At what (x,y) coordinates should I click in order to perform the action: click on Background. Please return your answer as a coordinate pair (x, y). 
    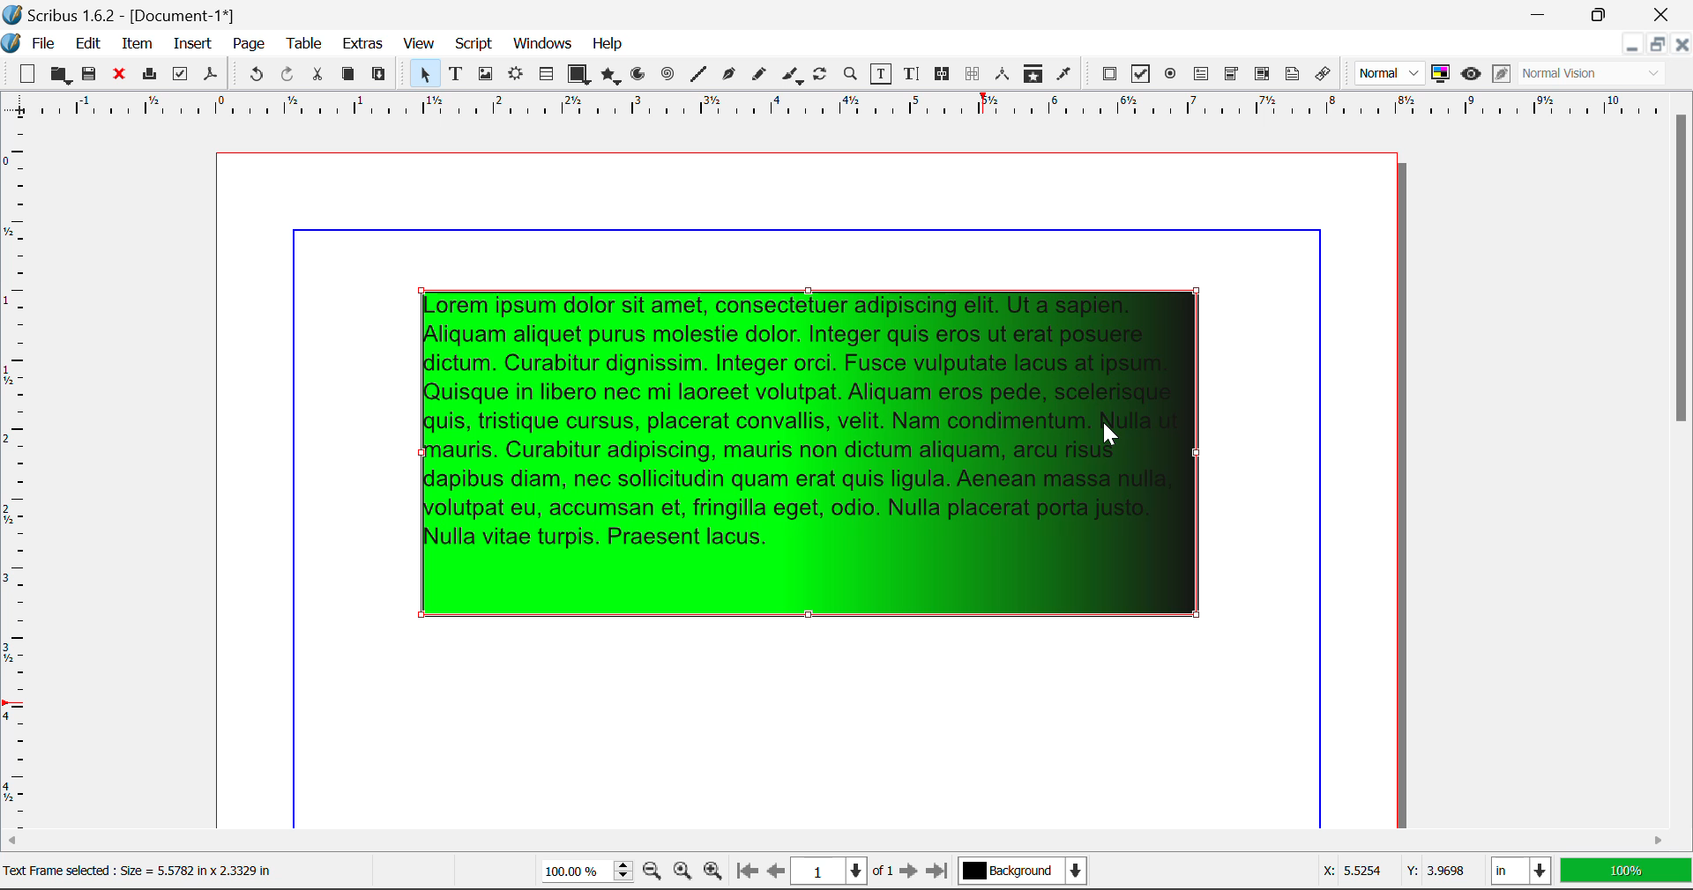
    Looking at the image, I should click on (1027, 873).